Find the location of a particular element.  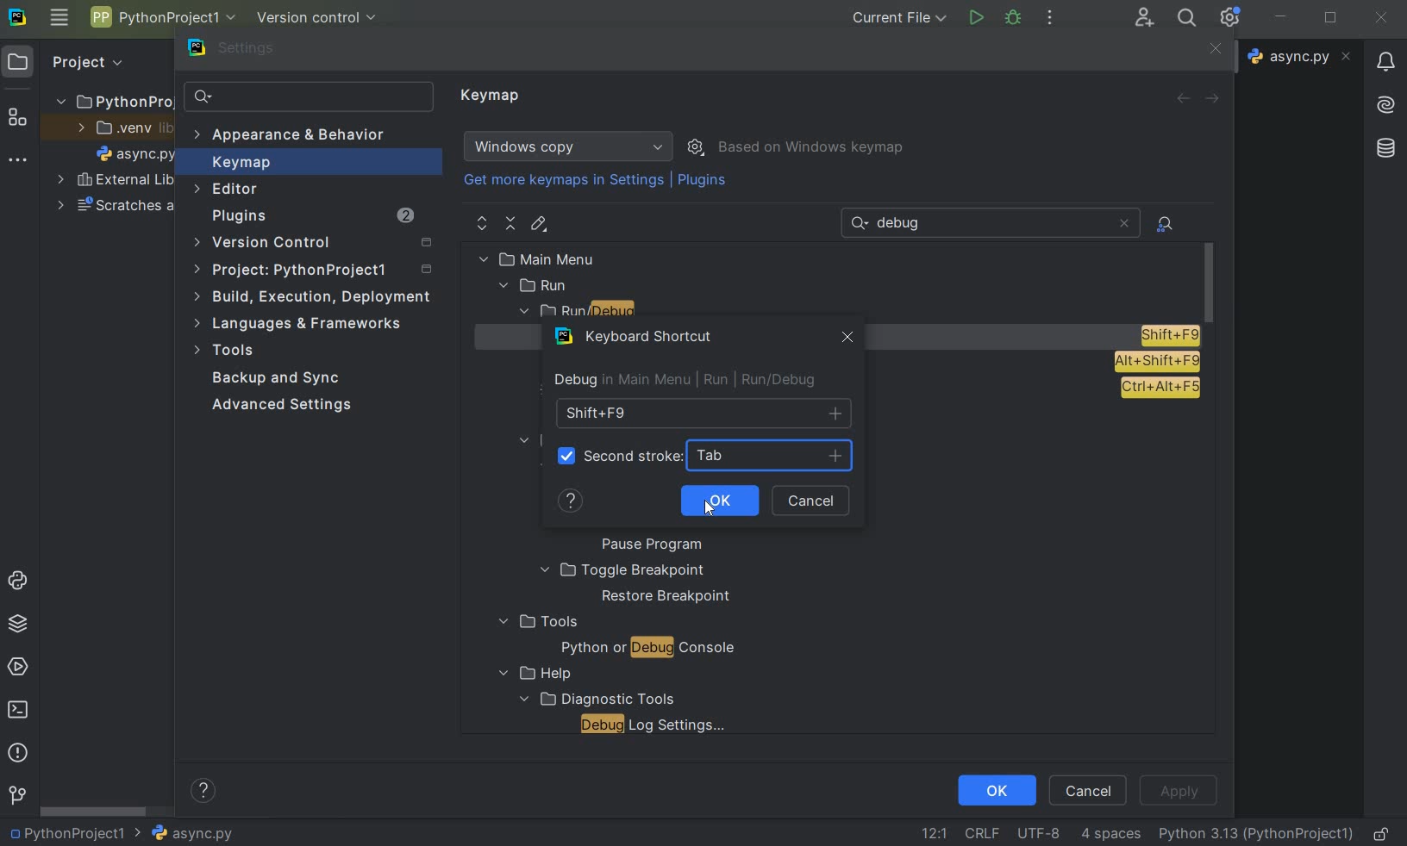

tab added is located at coordinates (779, 457).